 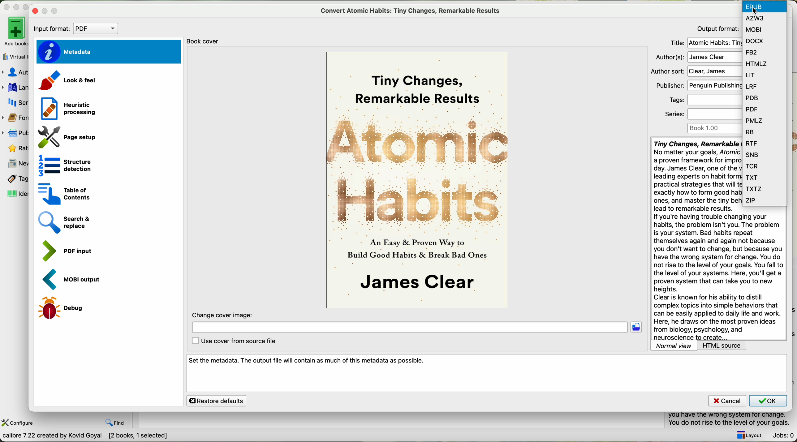 I want to click on HTML source, so click(x=722, y=346).